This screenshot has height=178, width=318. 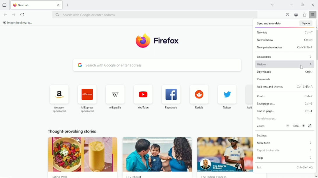 I want to click on icon, so click(x=86, y=95).